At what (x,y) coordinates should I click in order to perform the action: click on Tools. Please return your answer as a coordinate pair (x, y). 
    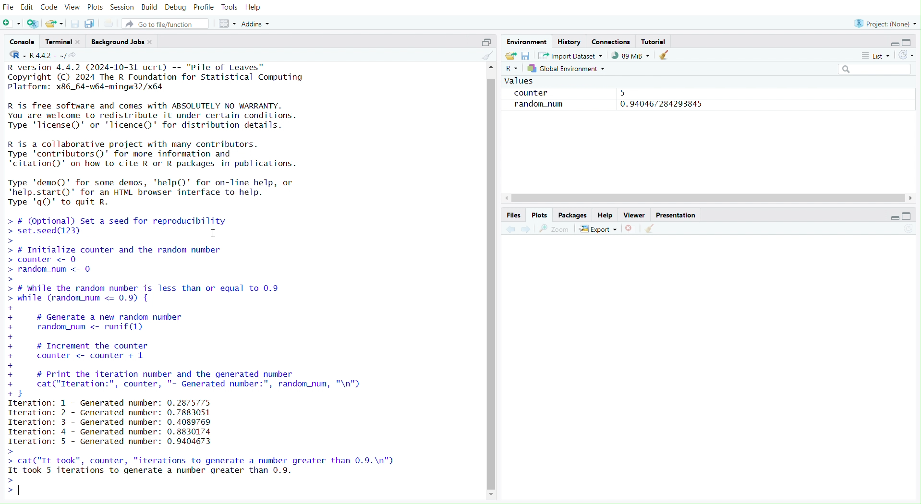
    Looking at the image, I should click on (229, 8).